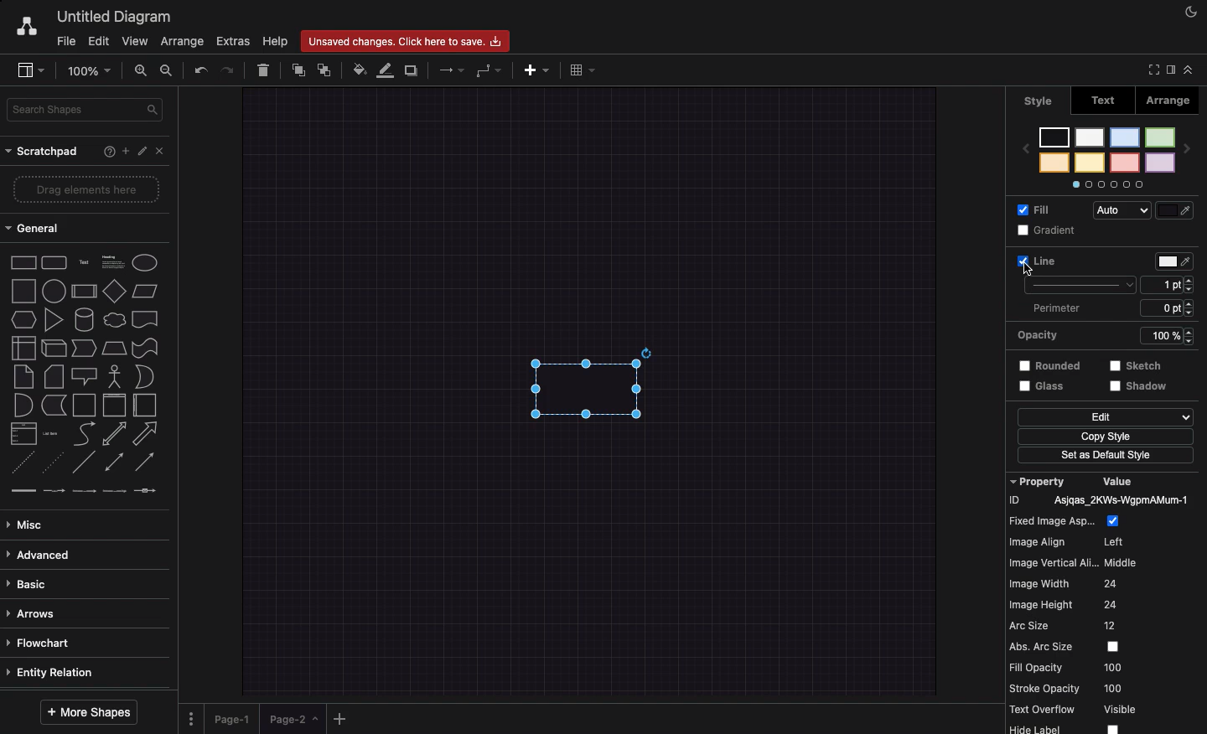 The height and width of the screenshot is (734, 1207). Describe the element at coordinates (1106, 603) in the screenshot. I see `Property value` at that location.